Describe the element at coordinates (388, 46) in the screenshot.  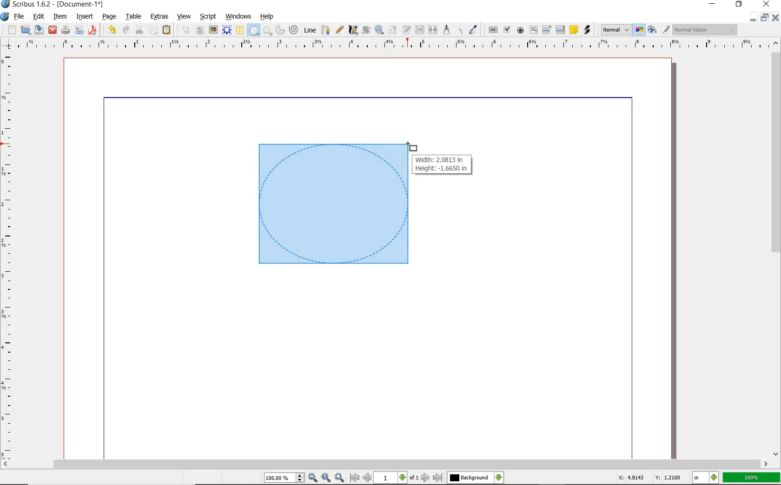
I see `RULER` at that location.